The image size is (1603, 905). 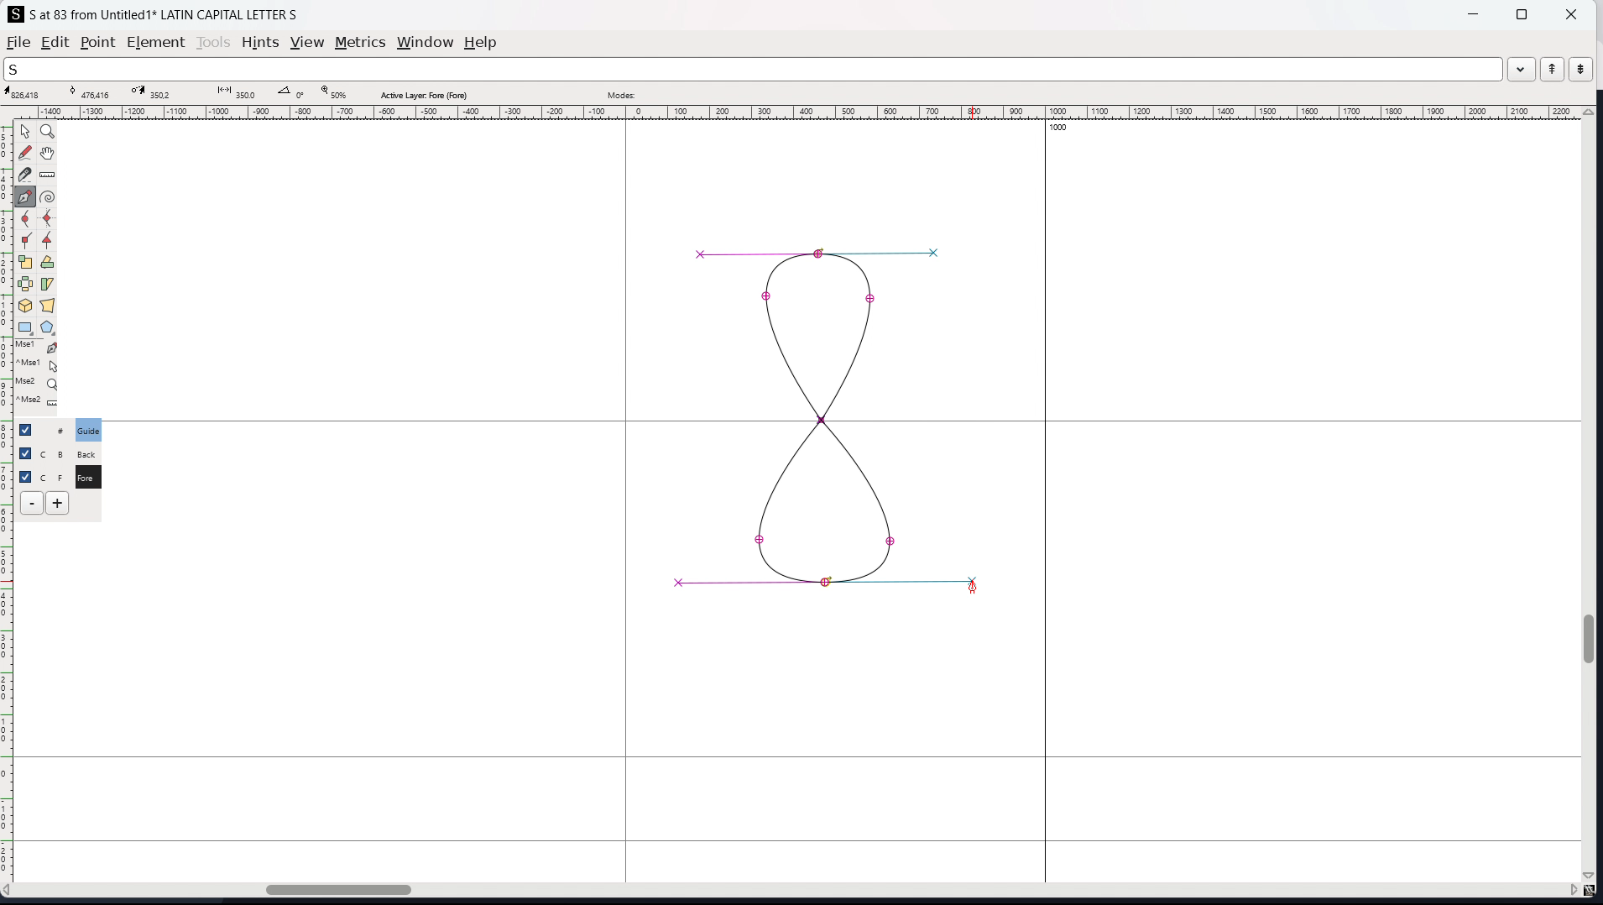 What do you see at coordinates (16, 14) in the screenshot?
I see `logo` at bounding box center [16, 14].